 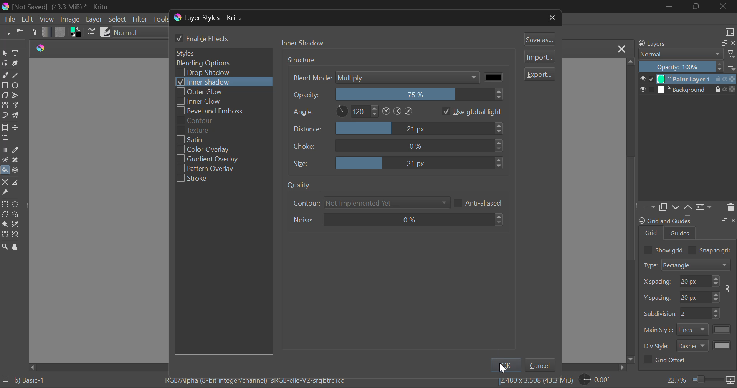 I want to click on structure, so click(x=301, y=59).